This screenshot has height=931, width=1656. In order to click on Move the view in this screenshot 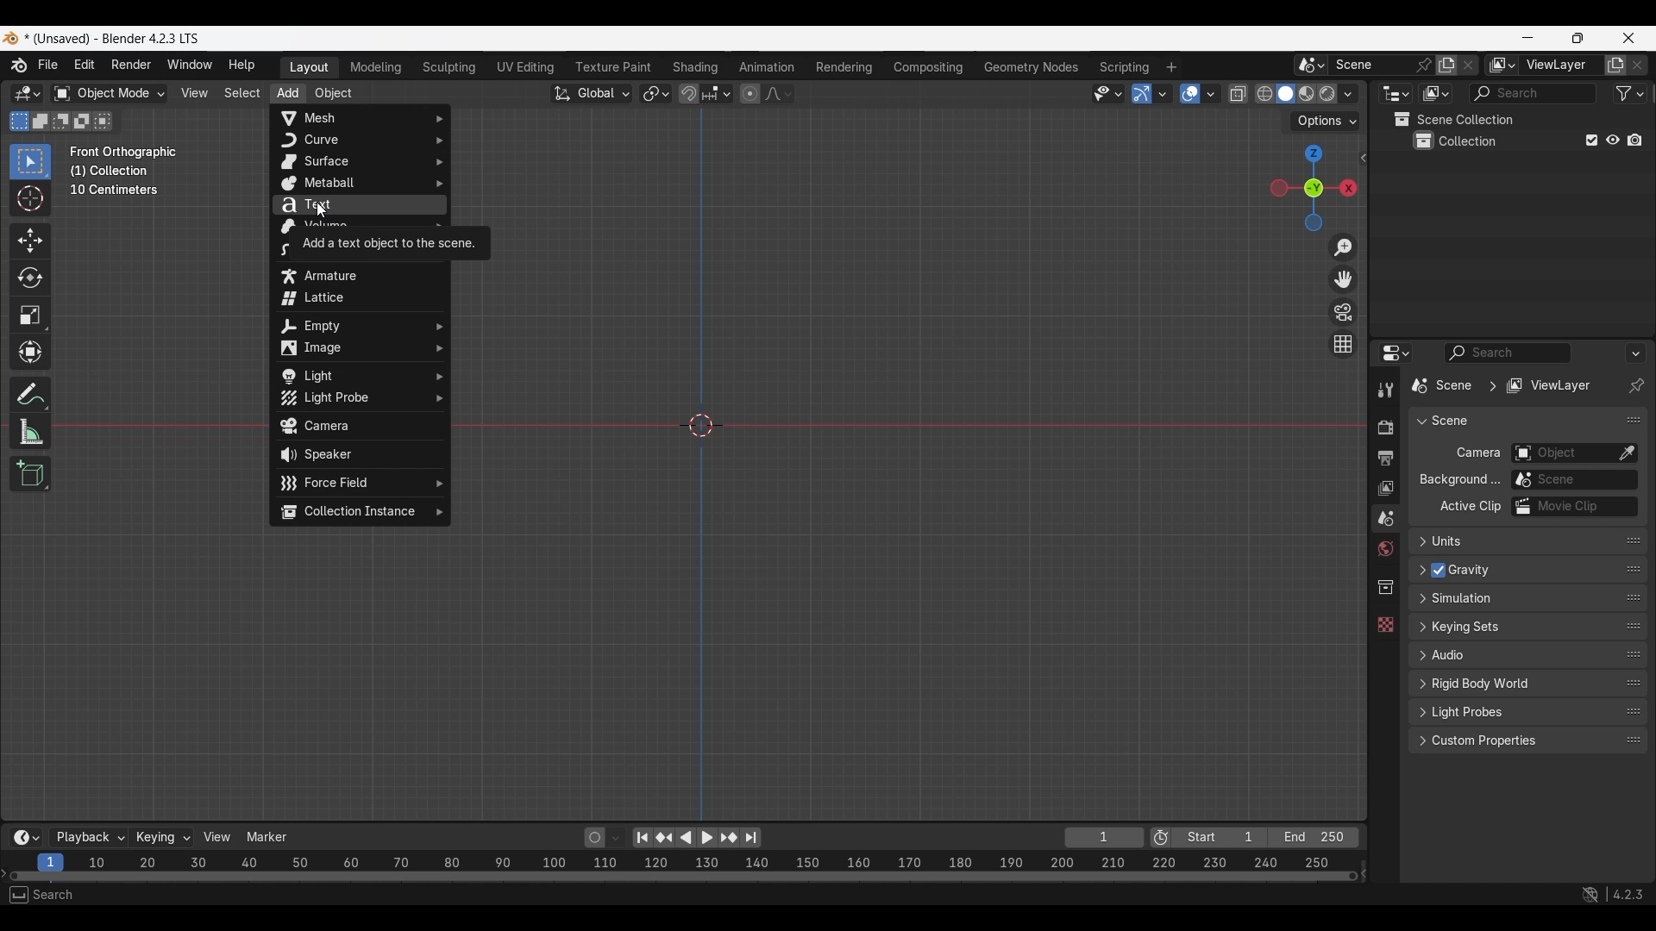, I will do `click(1345, 279)`.